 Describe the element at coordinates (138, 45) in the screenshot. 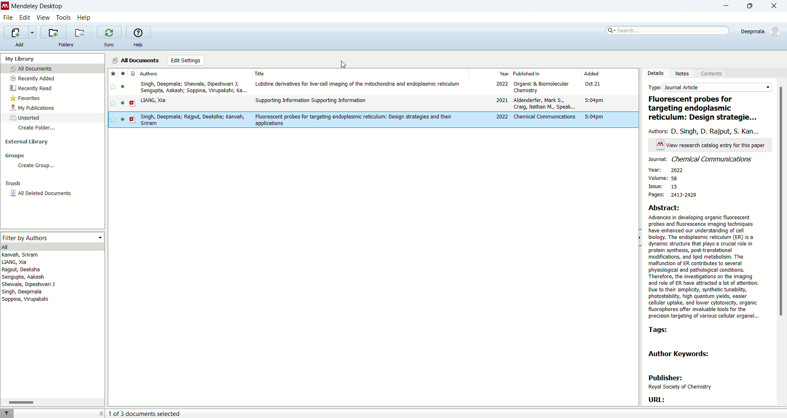

I see `help` at that location.